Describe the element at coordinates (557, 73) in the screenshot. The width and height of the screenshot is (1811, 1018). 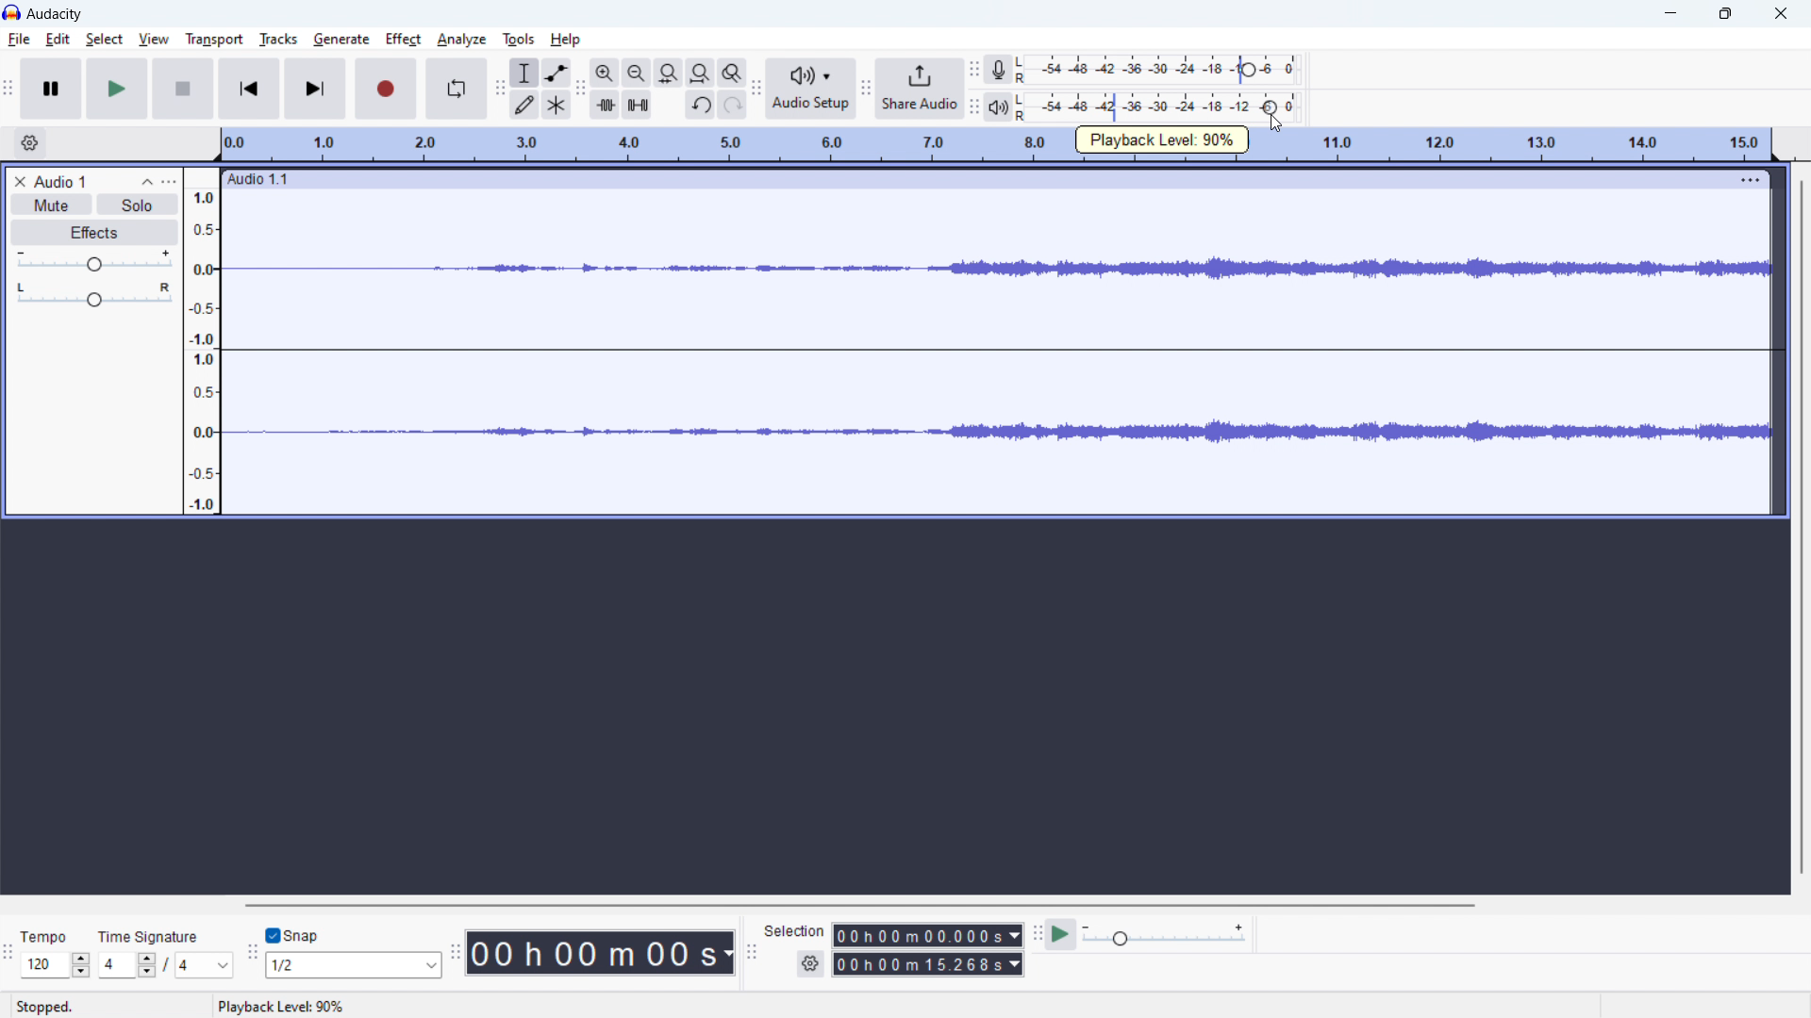
I see `envelop tool` at that location.